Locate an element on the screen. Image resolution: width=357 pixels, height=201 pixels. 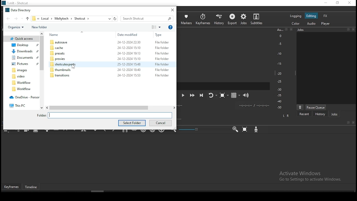
jobs is located at coordinates (334, 114).